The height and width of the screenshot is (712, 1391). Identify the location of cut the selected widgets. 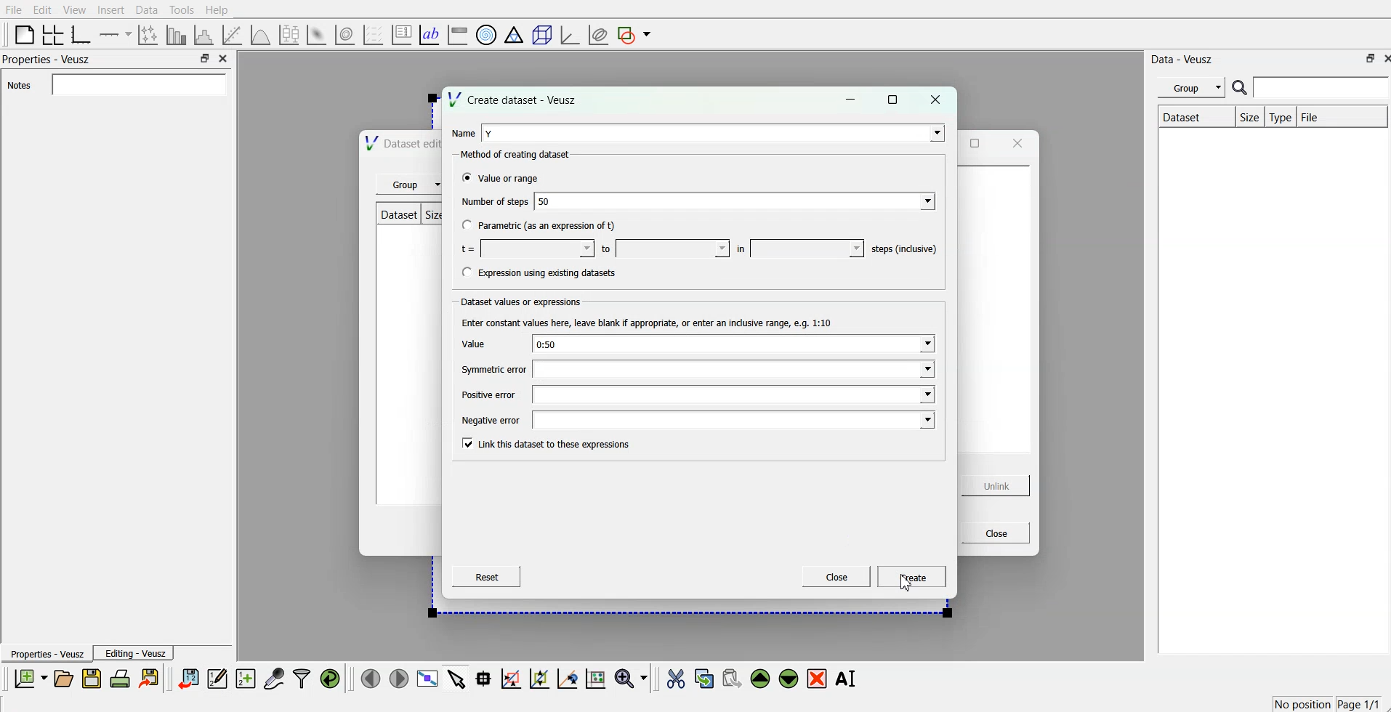
(677, 679).